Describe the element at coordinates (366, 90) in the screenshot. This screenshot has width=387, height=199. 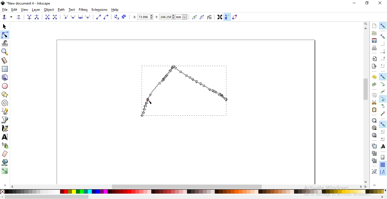
I see `scrollbar` at that location.